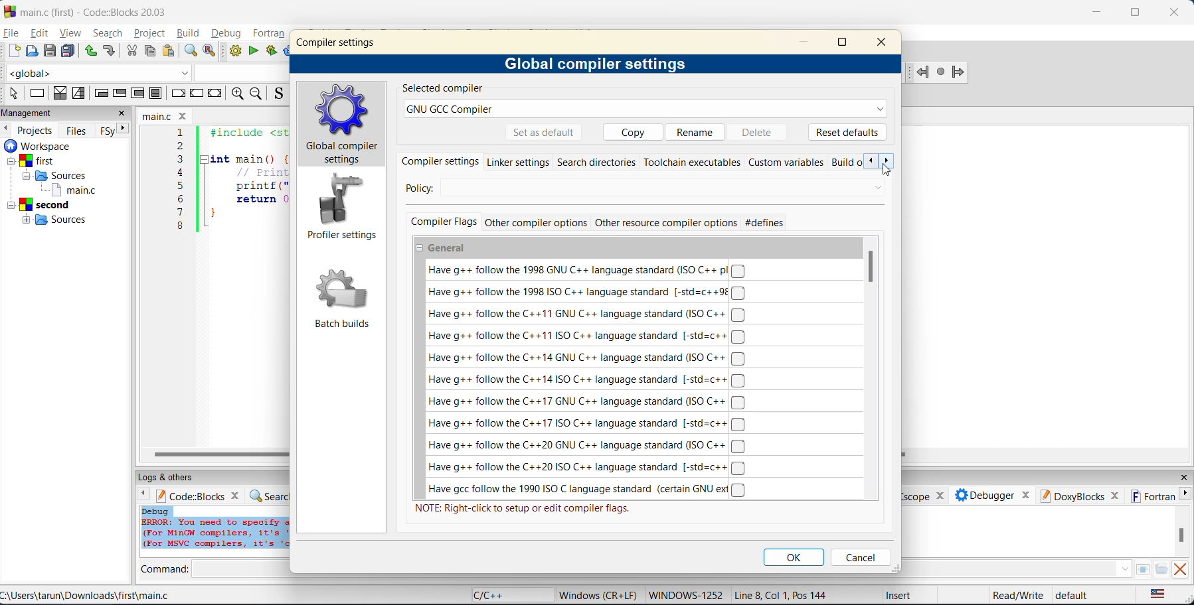 The width and height of the screenshot is (1194, 605). What do you see at coordinates (959, 74) in the screenshot?
I see `jump forward` at bounding box center [959, 74].